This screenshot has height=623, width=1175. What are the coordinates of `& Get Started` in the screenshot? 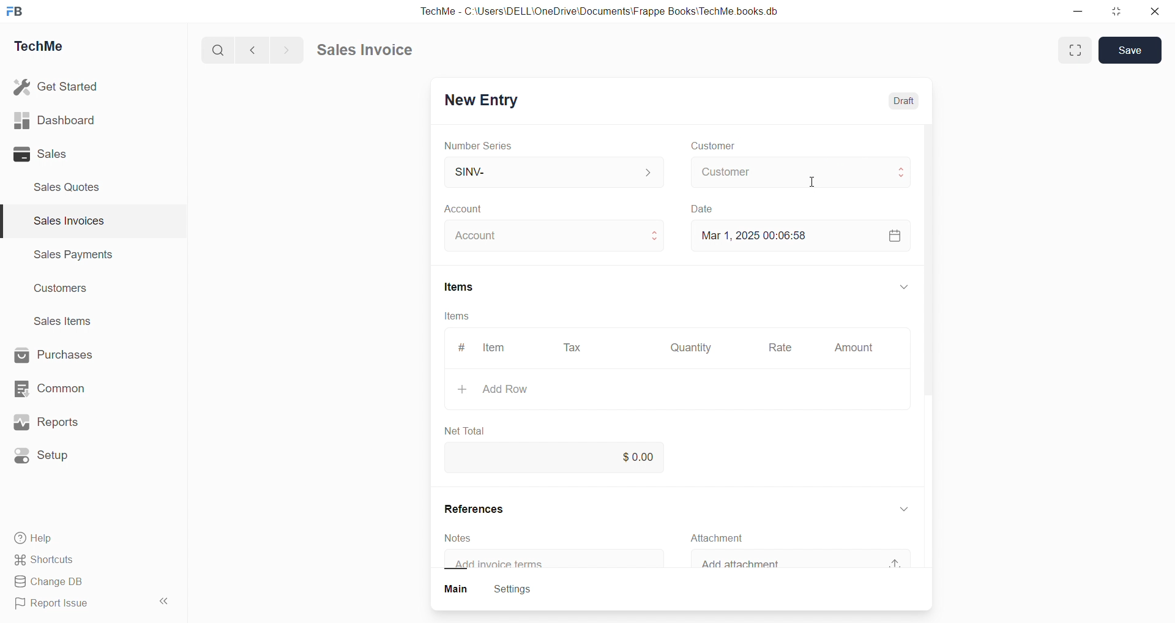 It's located at (58, 86).